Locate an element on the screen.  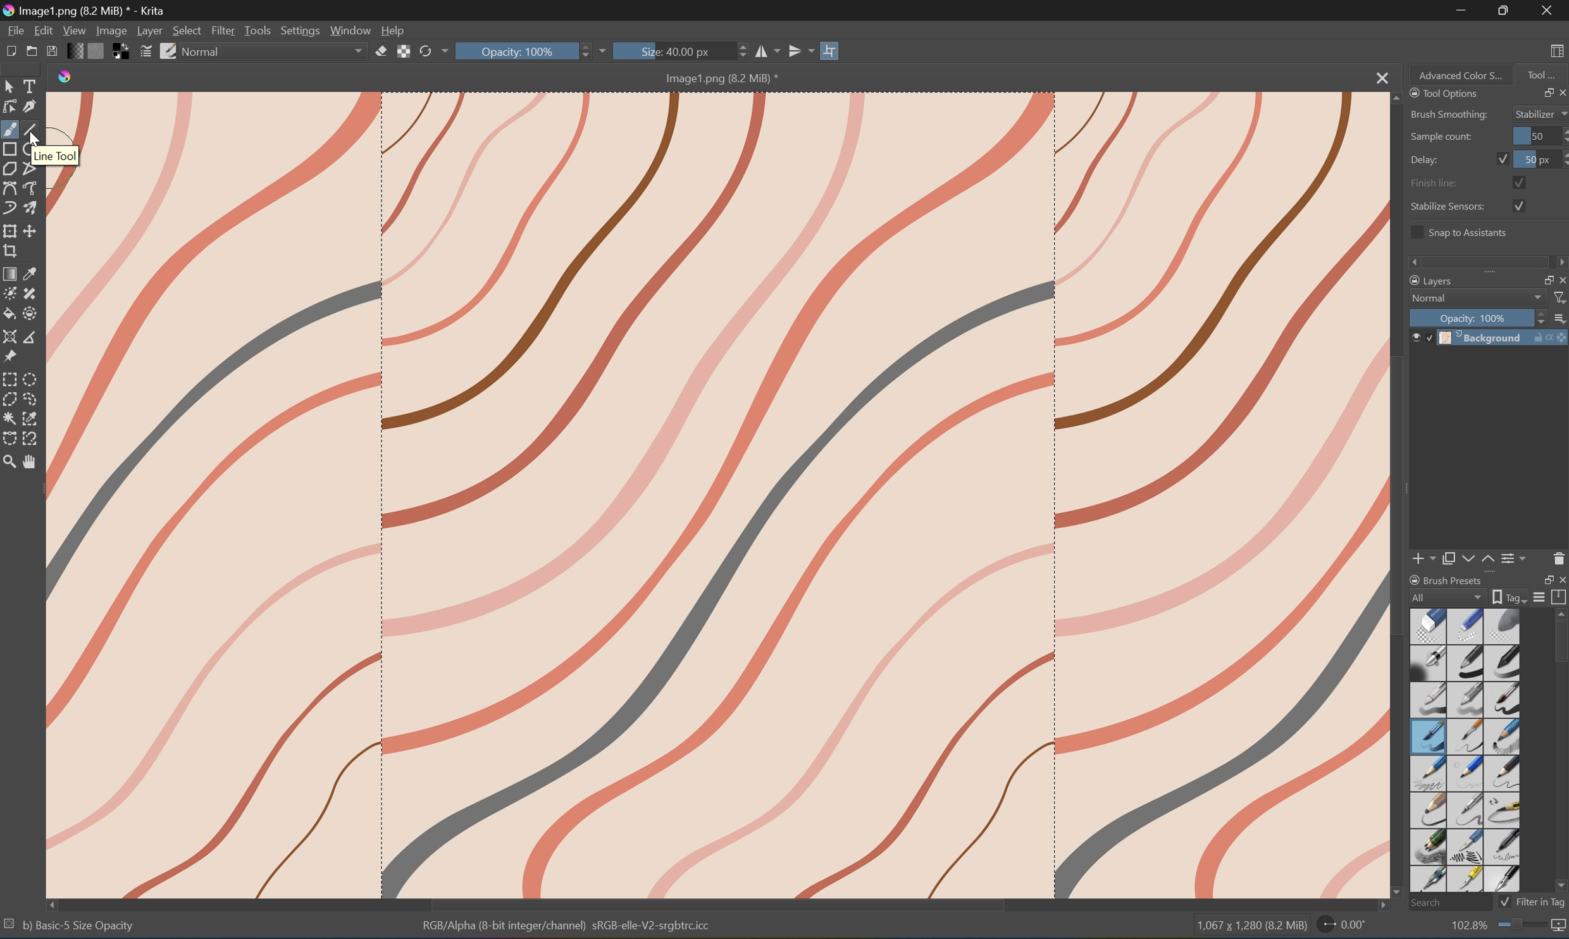
Advanced Color S... is located at coordinates (1462, 76).